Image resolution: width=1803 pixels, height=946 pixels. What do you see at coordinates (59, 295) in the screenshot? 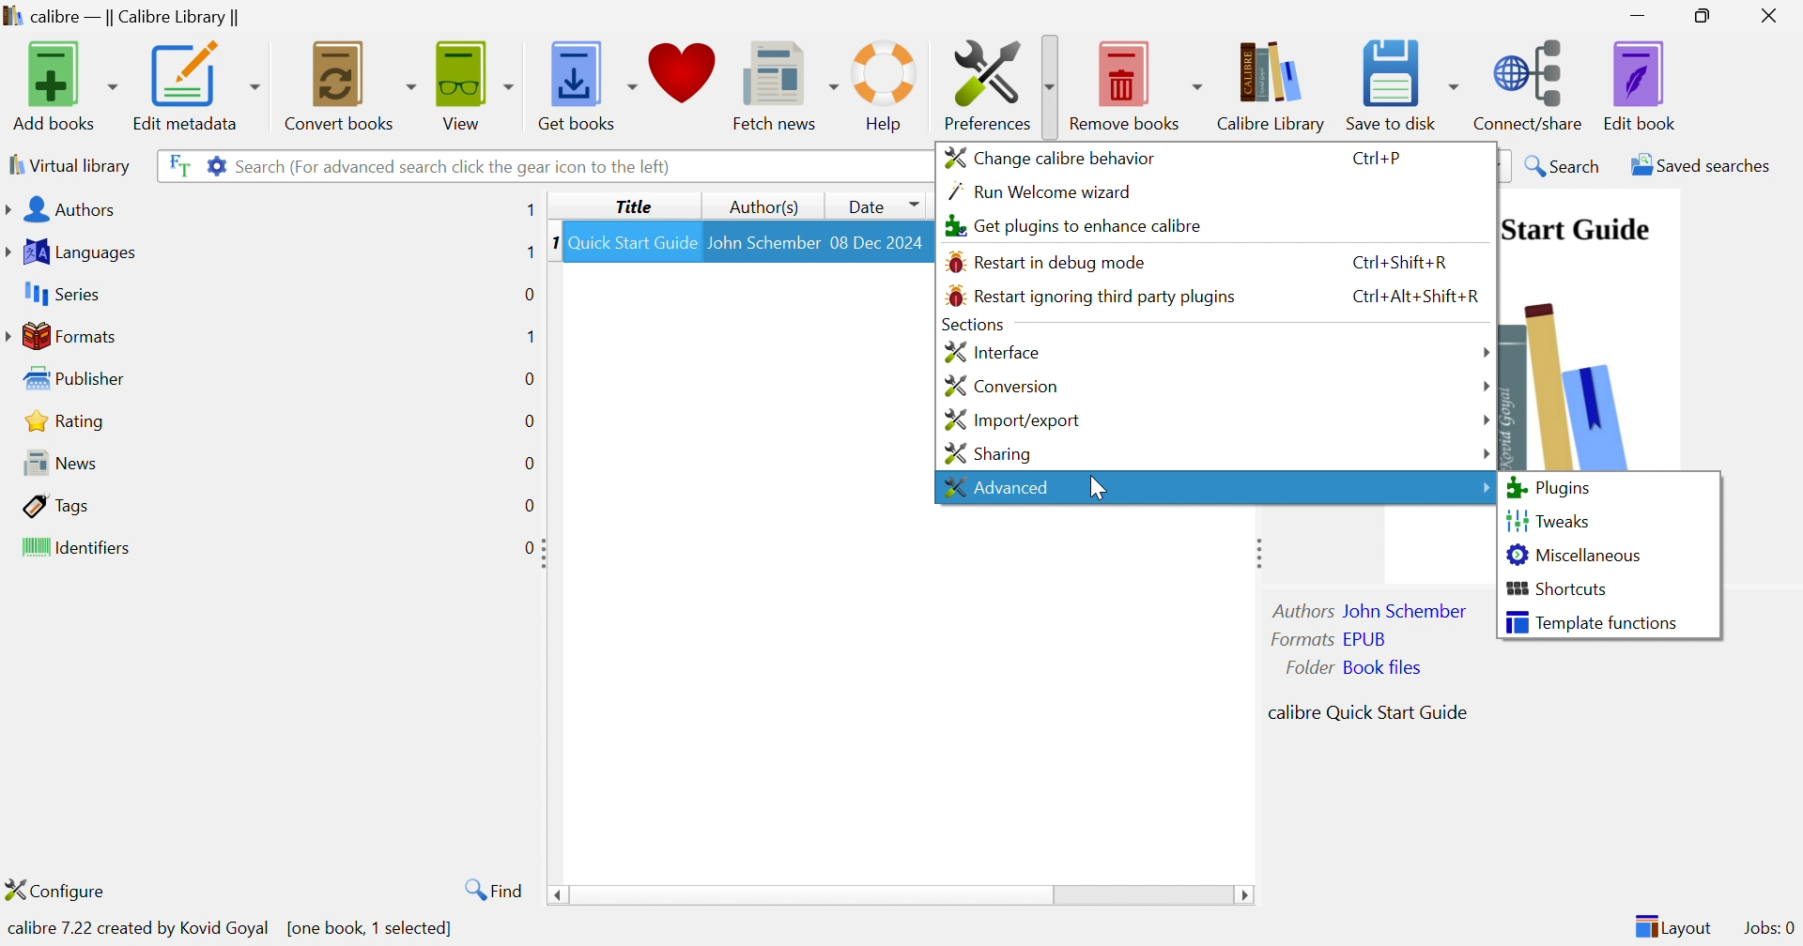
I see `Series` at bounding box center [59, 295].